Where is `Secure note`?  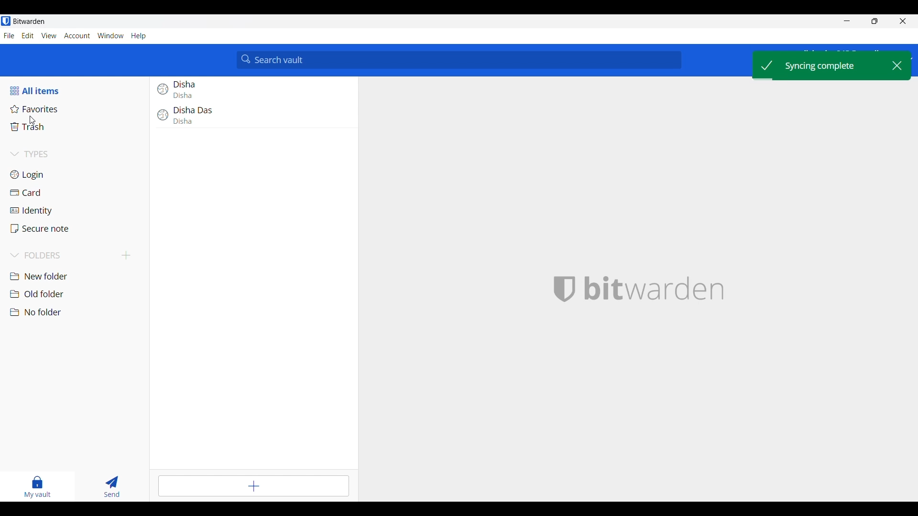
Secure note is located at coordinates (77, 229).